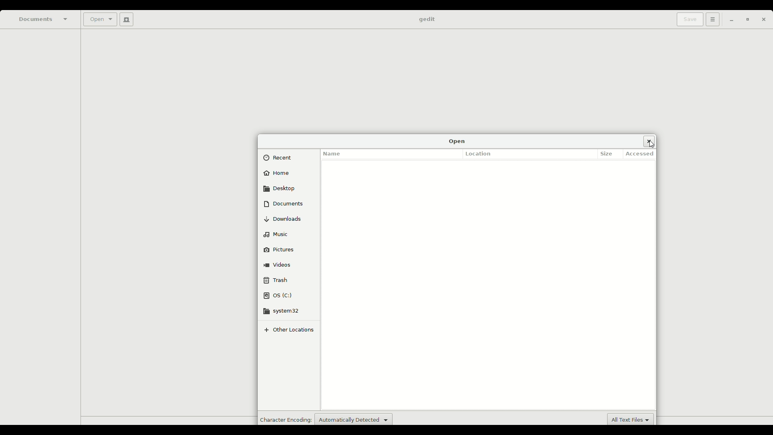 The width and height of the screenshot is (773, 435). What do you see at coordinates (457, 141) in the screenshot?
I see `Open` at bounding box center [457, 141].